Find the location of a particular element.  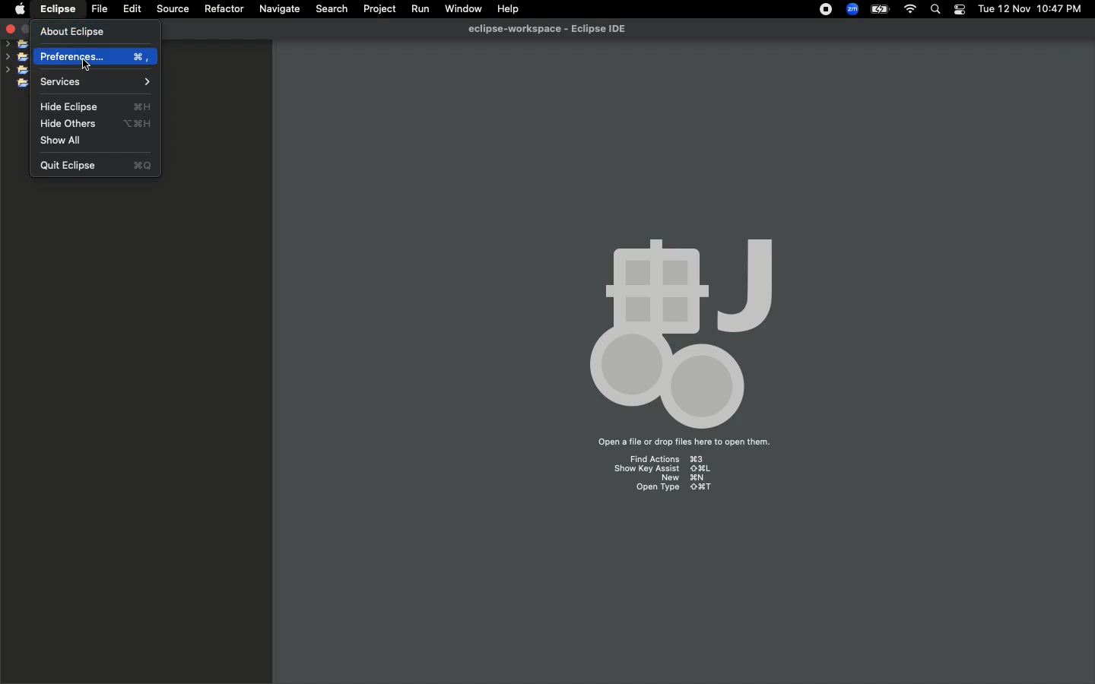

Charge is located at coordinates (882, 8).